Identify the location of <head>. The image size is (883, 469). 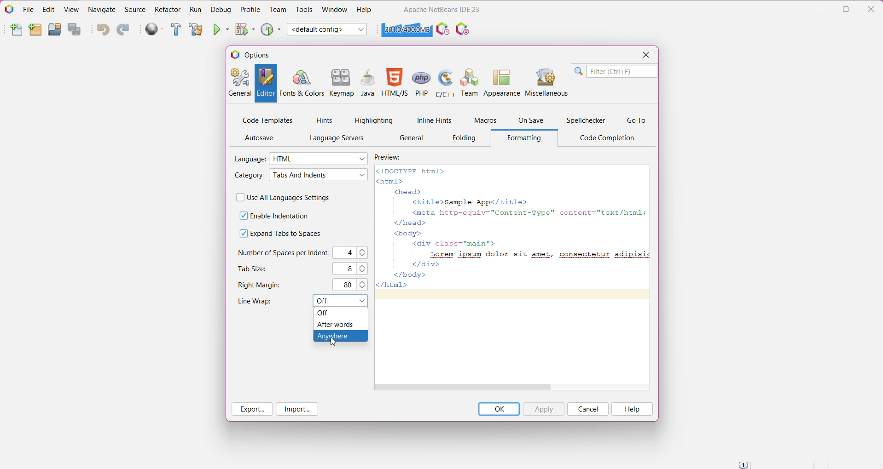
(407, 192).